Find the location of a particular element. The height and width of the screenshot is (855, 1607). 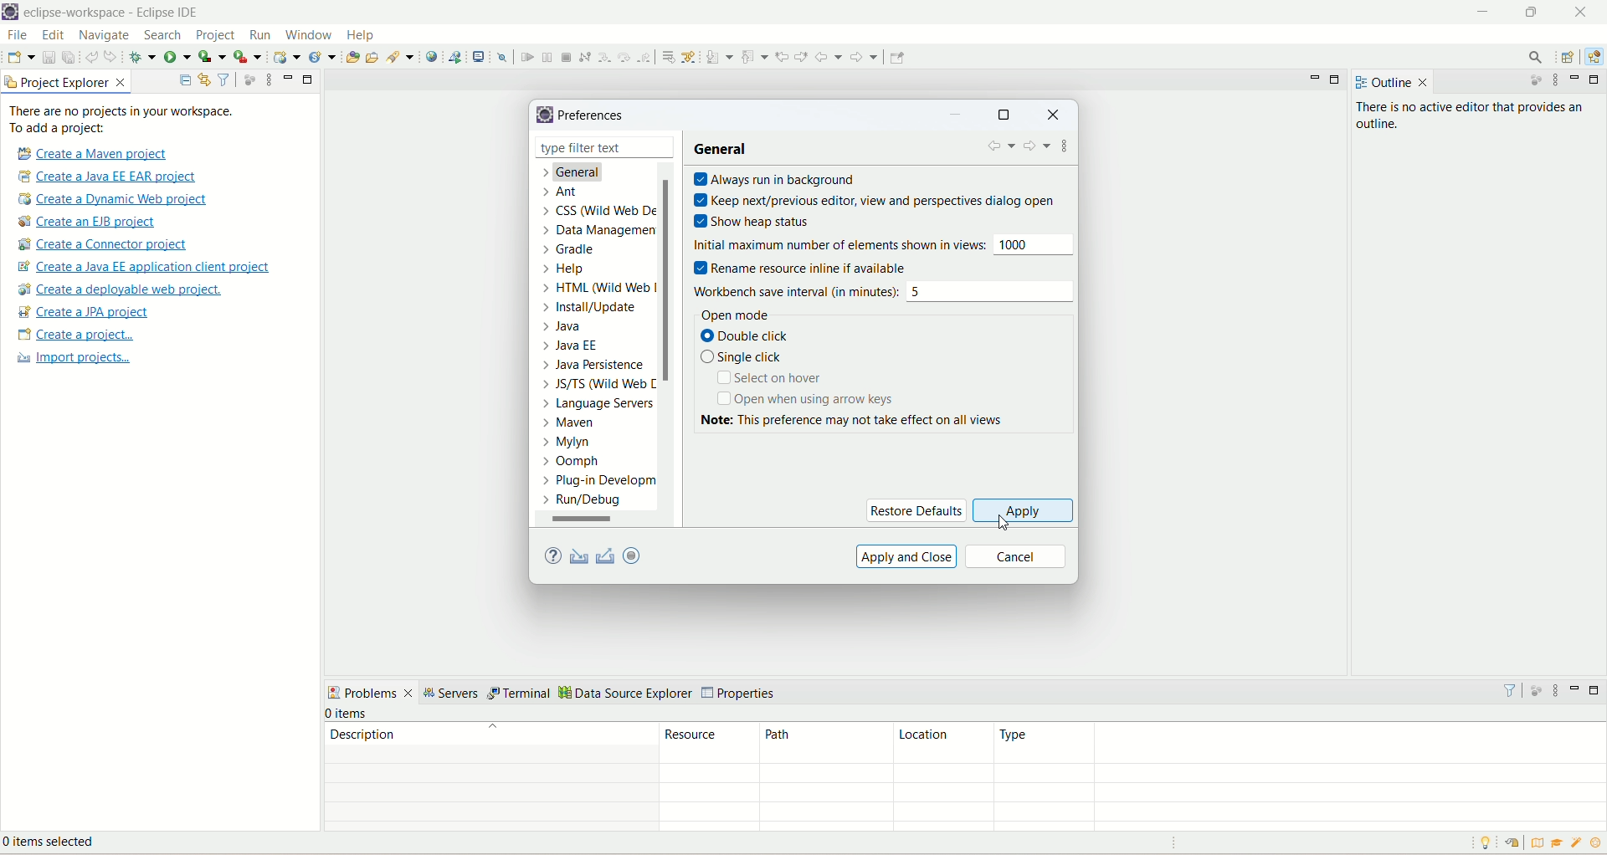

workbench save interval (in minutes): 5 is located at coordinates (886, 290).